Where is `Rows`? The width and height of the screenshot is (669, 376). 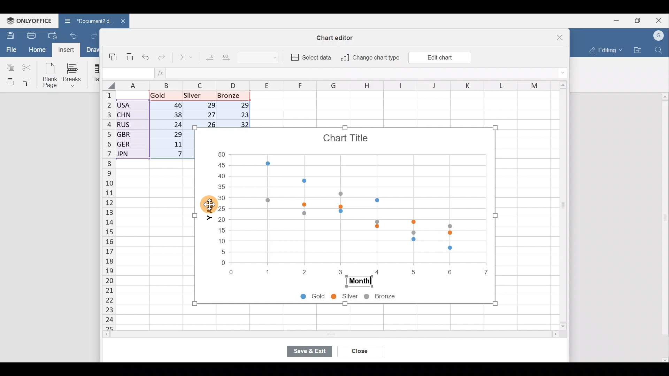
Rows is located at coordinates (105, 211).